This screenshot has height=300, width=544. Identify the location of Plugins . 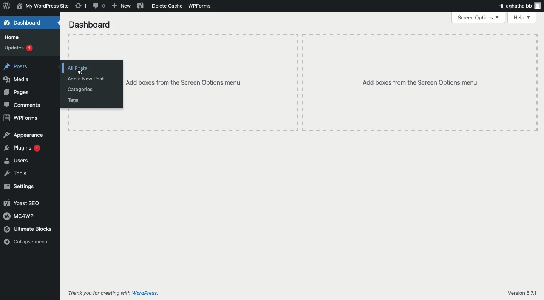
(25, 147).